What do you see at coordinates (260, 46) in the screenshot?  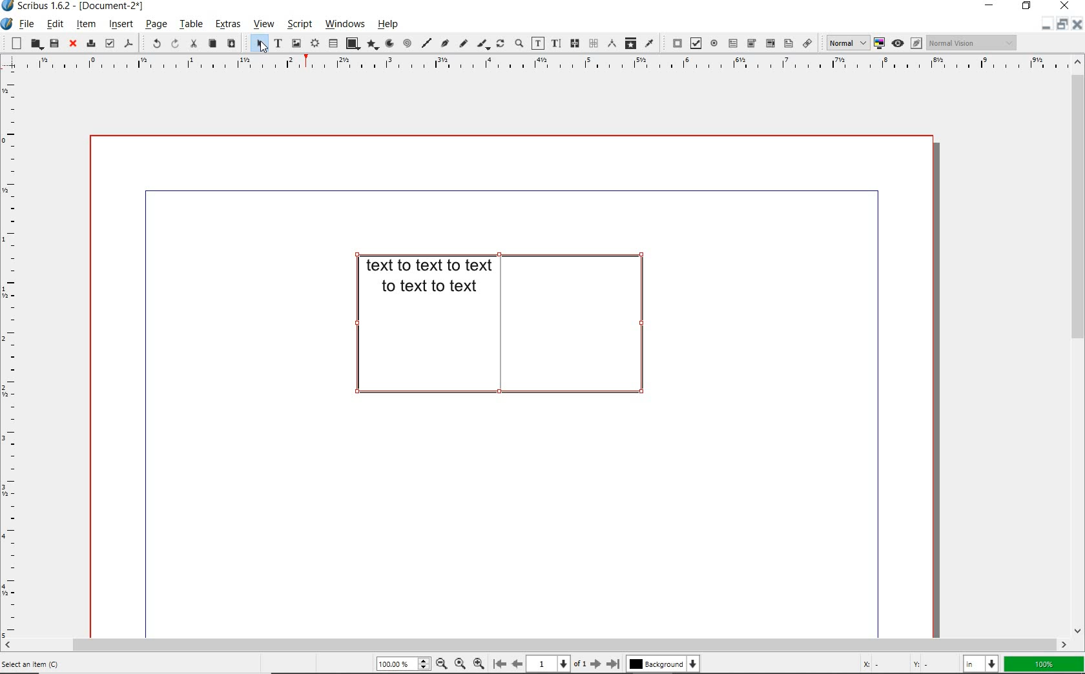 I see `SELECT` at bounding box center [260, 46].